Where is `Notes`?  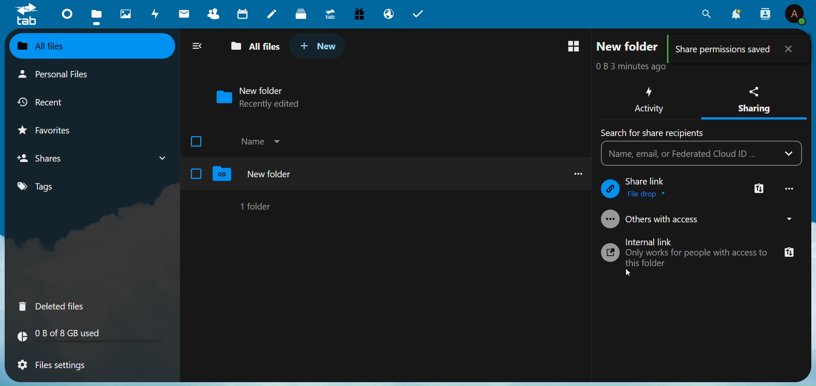 Notes is located at coordinates (271, 12).